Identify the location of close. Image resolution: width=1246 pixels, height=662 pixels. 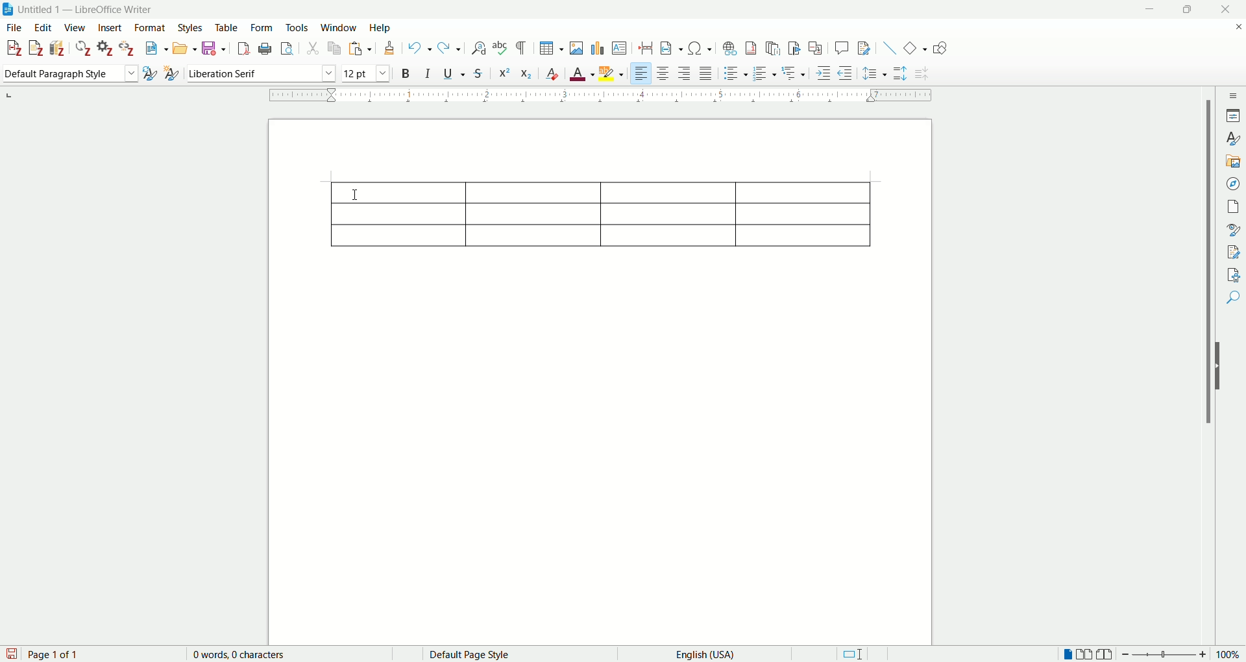
(1223, 8).